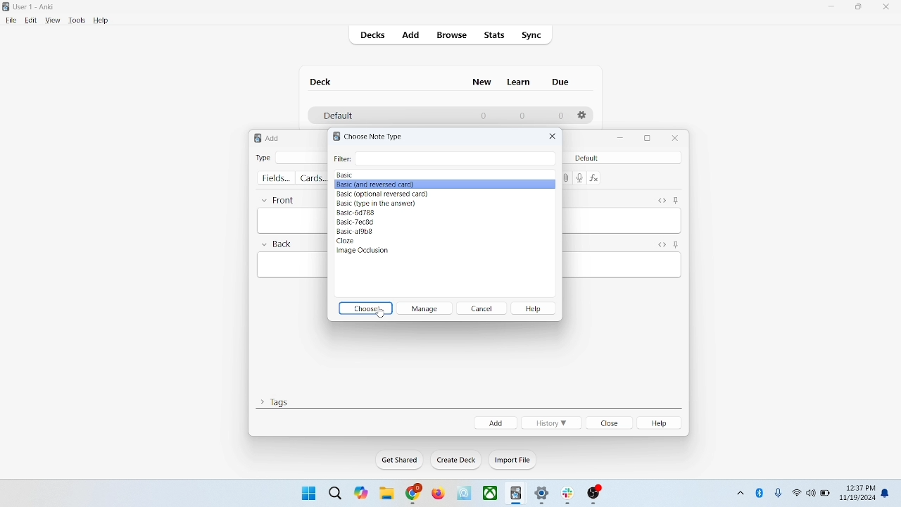  What do you see at coordinates (570, 496) in the screenshot?
I see `icon` at bounding box center [570, 496].